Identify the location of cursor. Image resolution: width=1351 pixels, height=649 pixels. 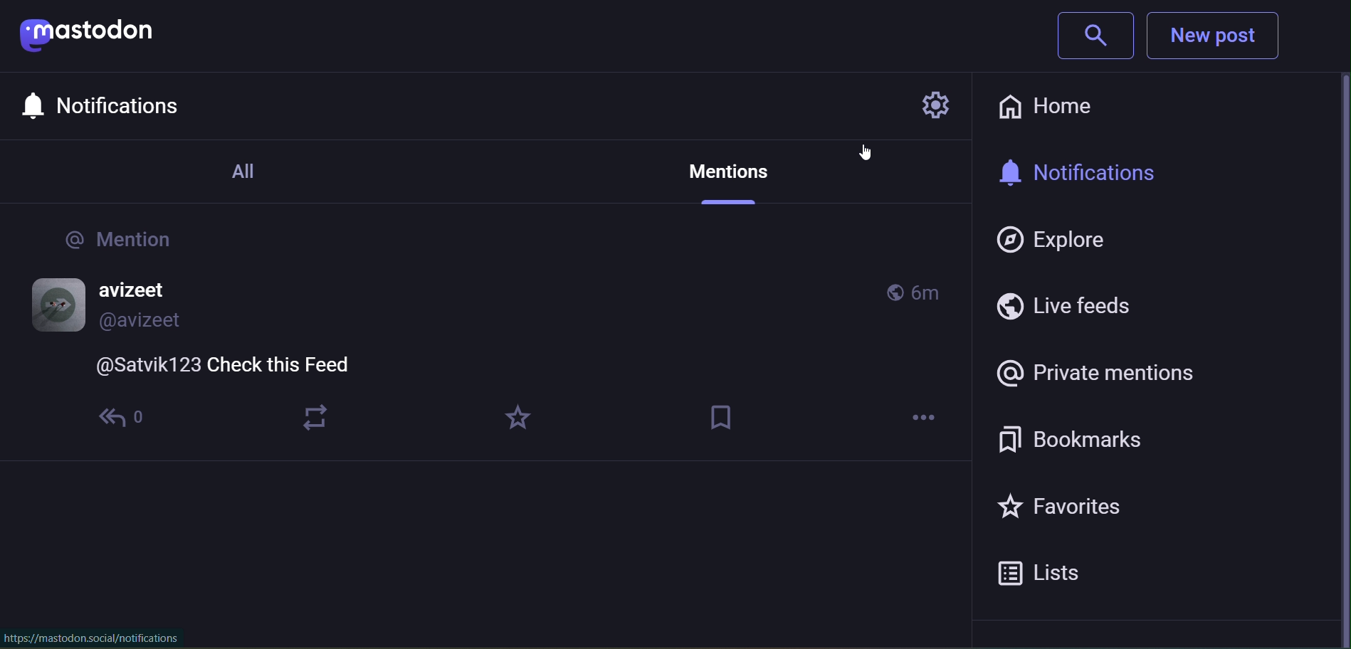
(869, 157).